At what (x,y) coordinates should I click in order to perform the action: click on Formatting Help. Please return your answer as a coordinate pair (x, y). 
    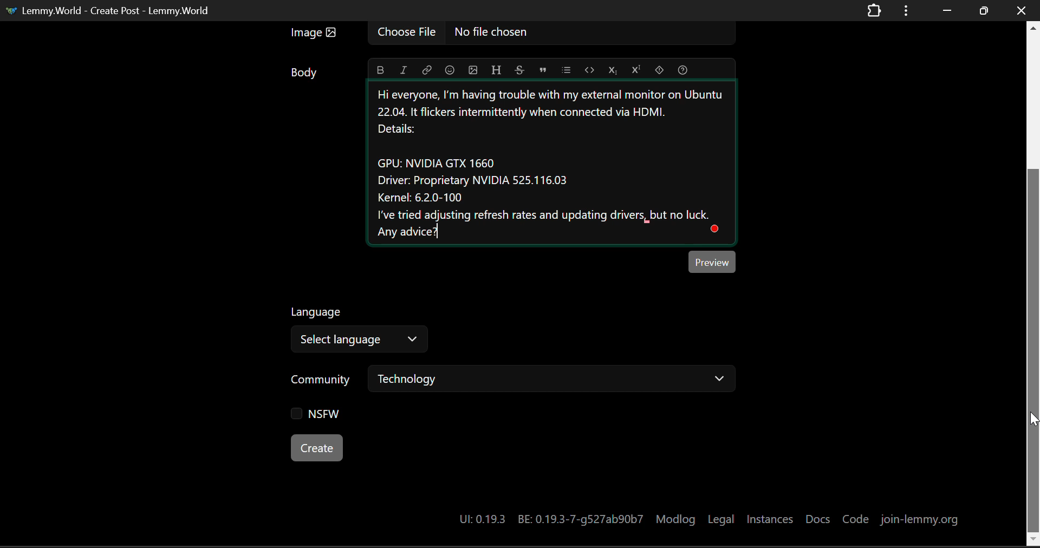
    Looking at the image, I should click on (682, 69).